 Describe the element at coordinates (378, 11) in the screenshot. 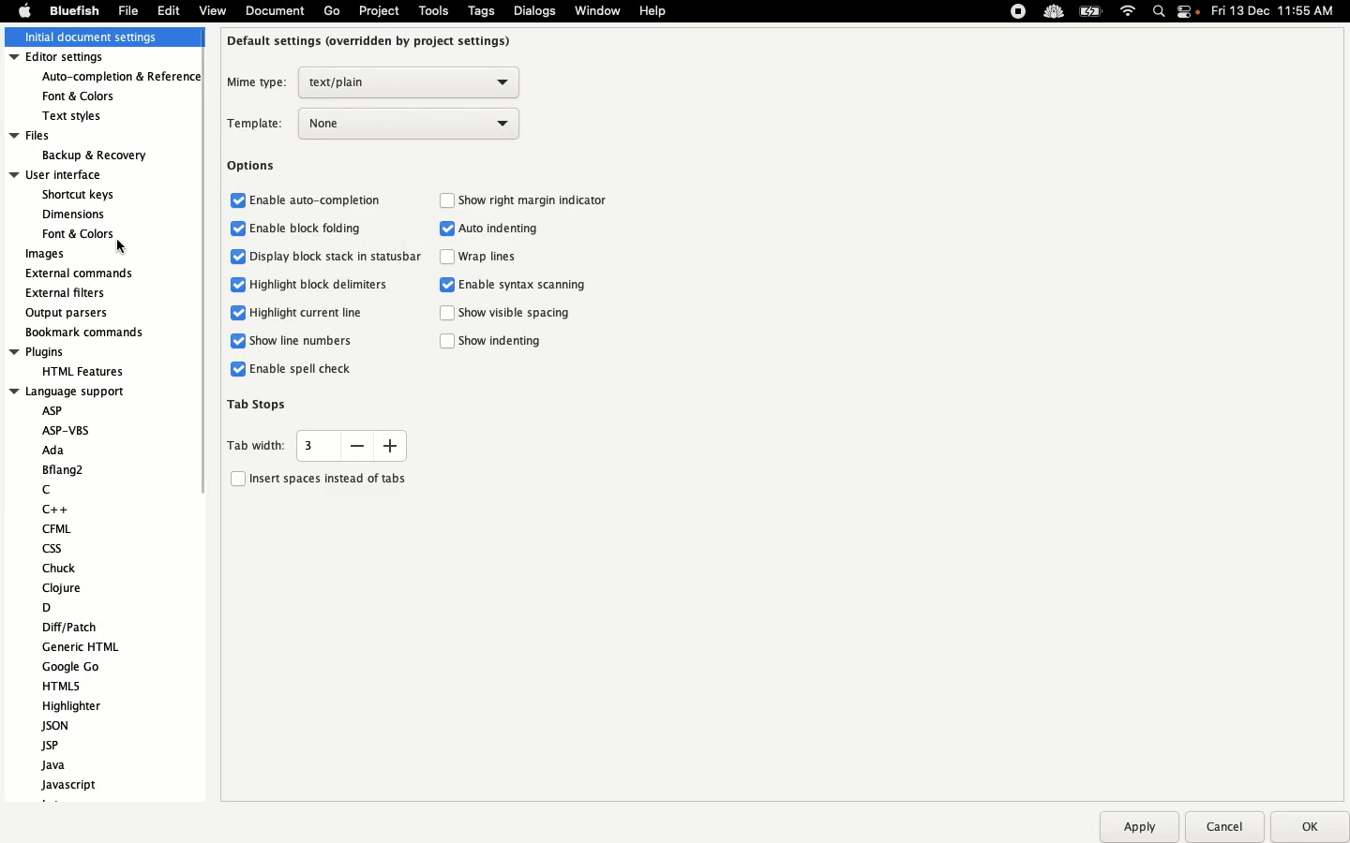

I see `Project` at that location.